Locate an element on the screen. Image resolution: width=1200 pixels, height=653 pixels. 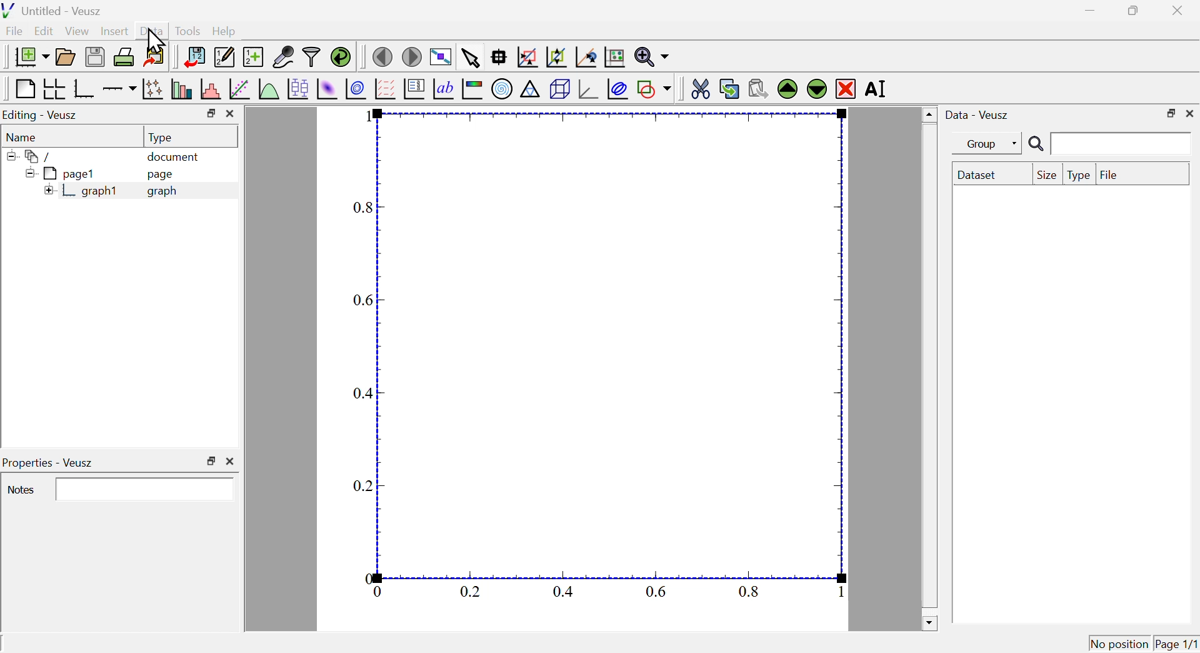
add a shape to the plot is located at coordinates (654, 89).